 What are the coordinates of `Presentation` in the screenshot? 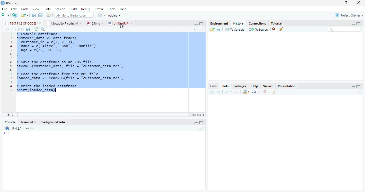 It's located at (286, 86).